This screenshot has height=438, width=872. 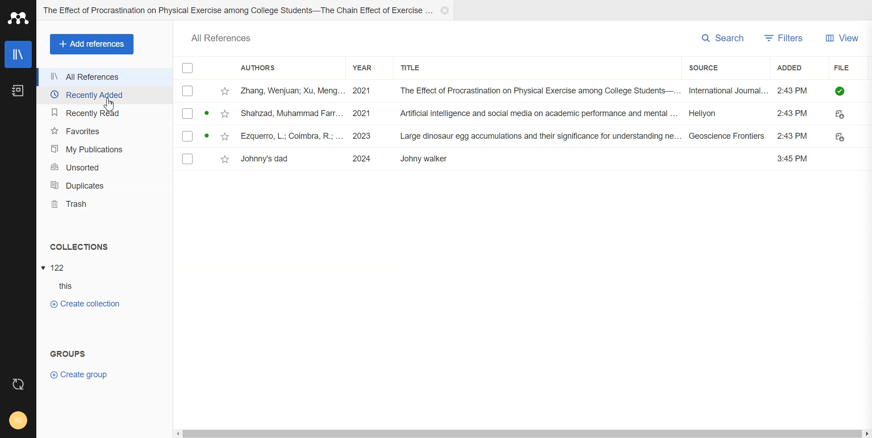 What do you see at coordinates (103, 114) in the screenshot?
I see `Recently Read` at bounding box center [103, 114].